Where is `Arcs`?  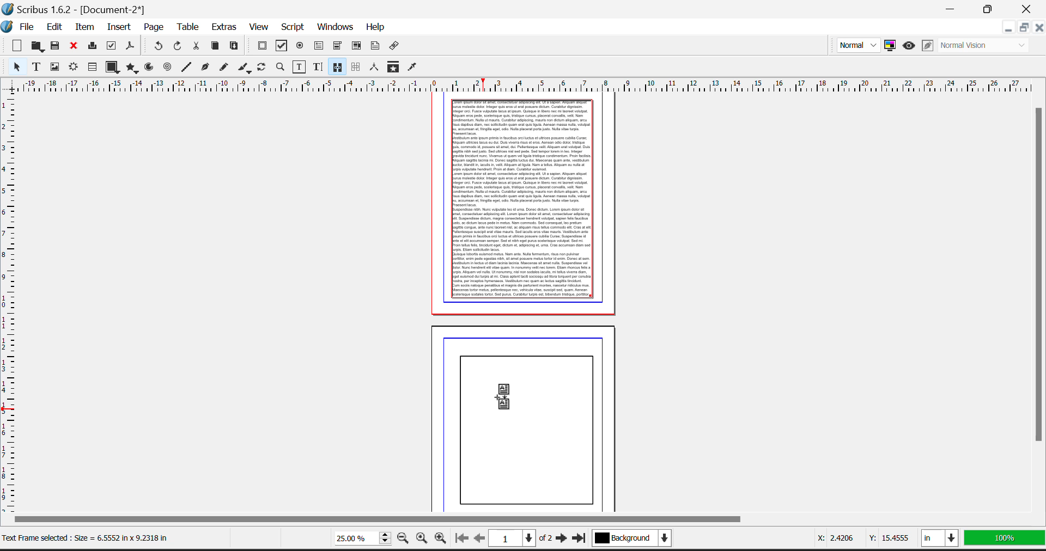 Arcs is located at coordinates (149, 68).